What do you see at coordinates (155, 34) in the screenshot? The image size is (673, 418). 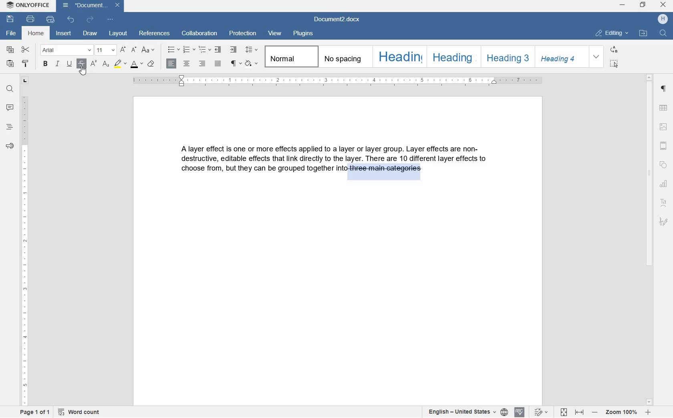 I see `references` at bounding box center [155, 34].